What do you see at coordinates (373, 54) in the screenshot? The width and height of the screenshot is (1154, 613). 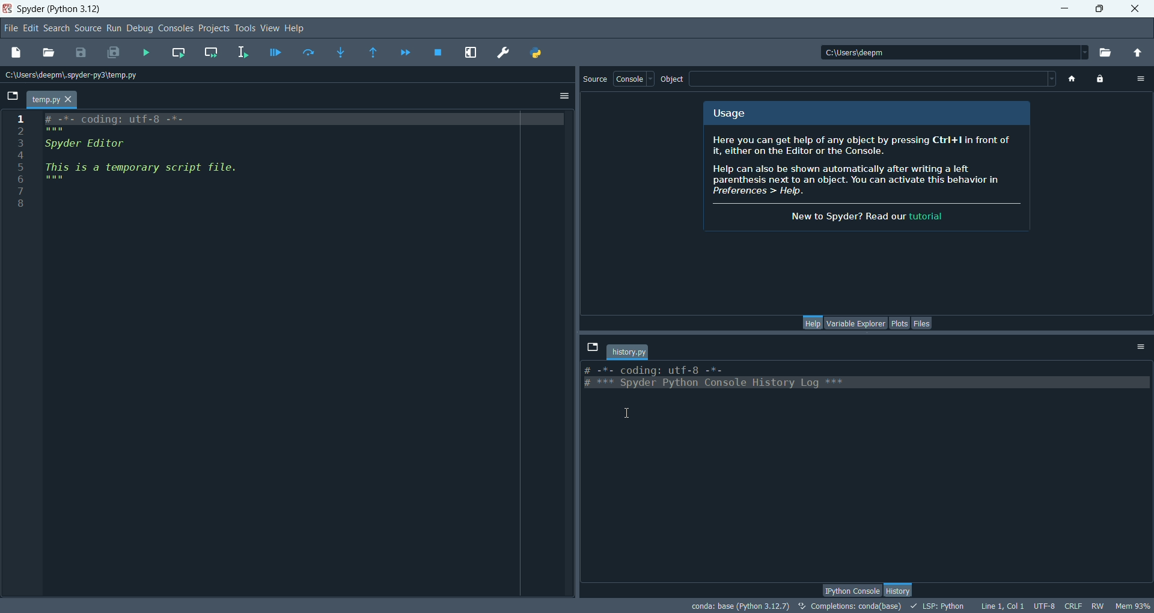 I see `run until current function returns` at bounding box center [373, 54].